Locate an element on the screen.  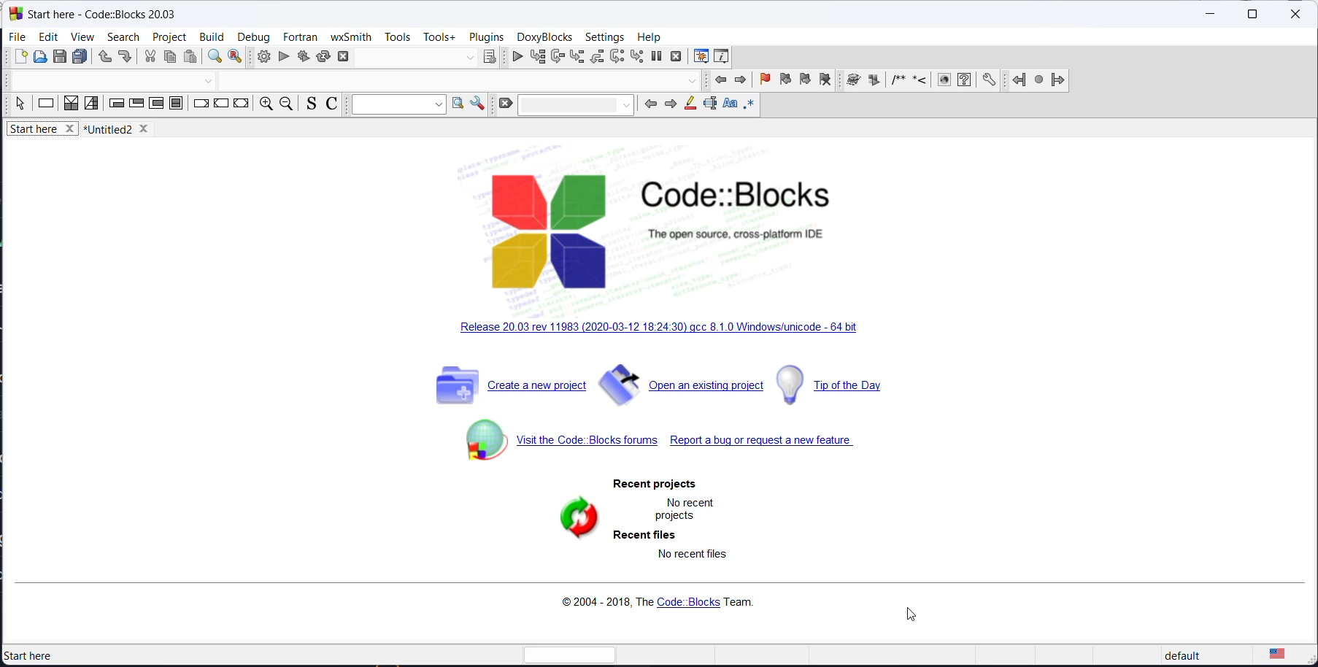
step into instruction is located at coordinates (636, 57).